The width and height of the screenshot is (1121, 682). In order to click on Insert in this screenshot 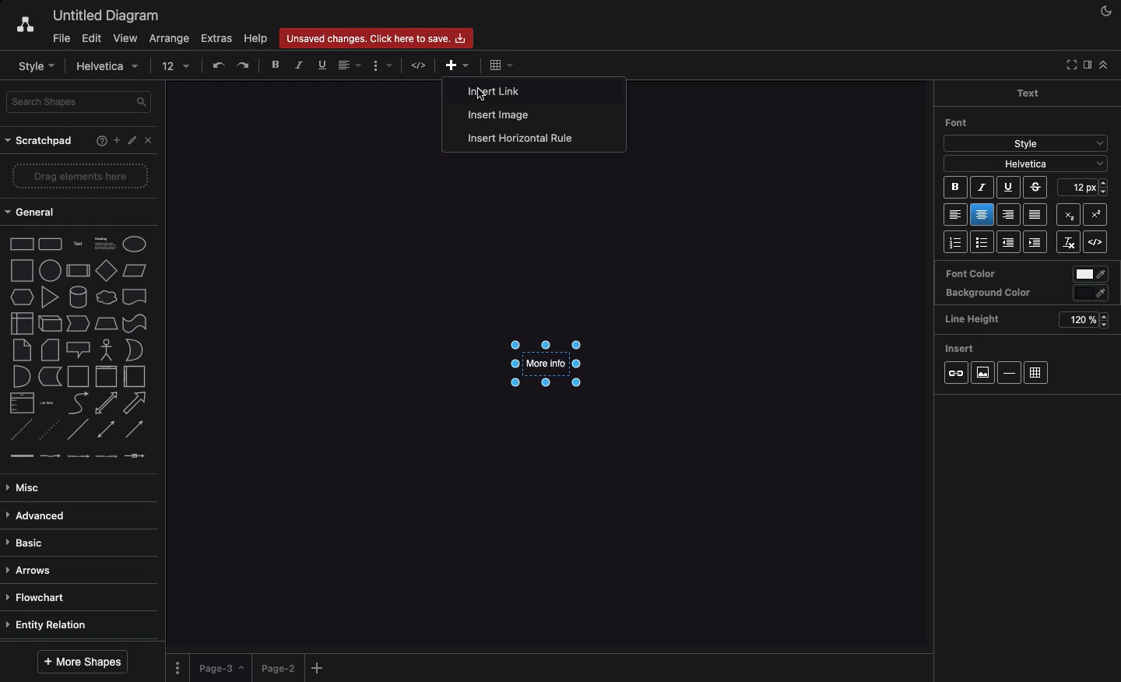, I will do `click(961, 346)`.